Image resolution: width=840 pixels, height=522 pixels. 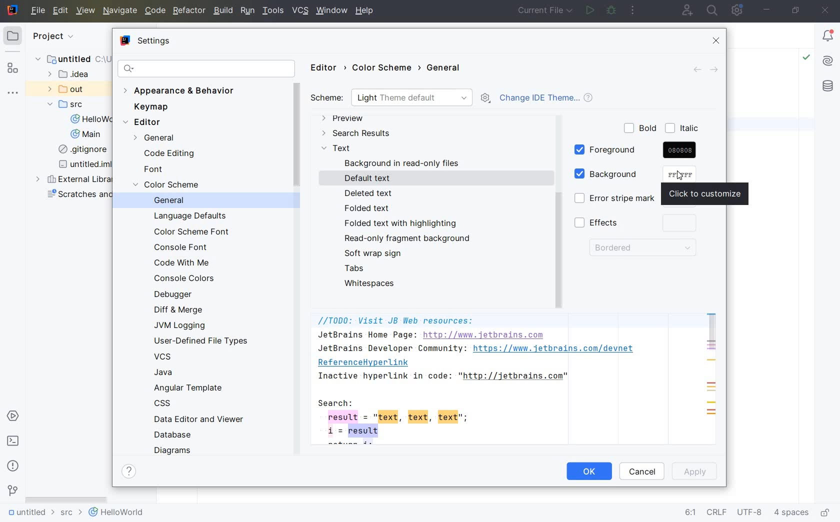 I want to click on CODE EDITING, so click(x=168, y=154).